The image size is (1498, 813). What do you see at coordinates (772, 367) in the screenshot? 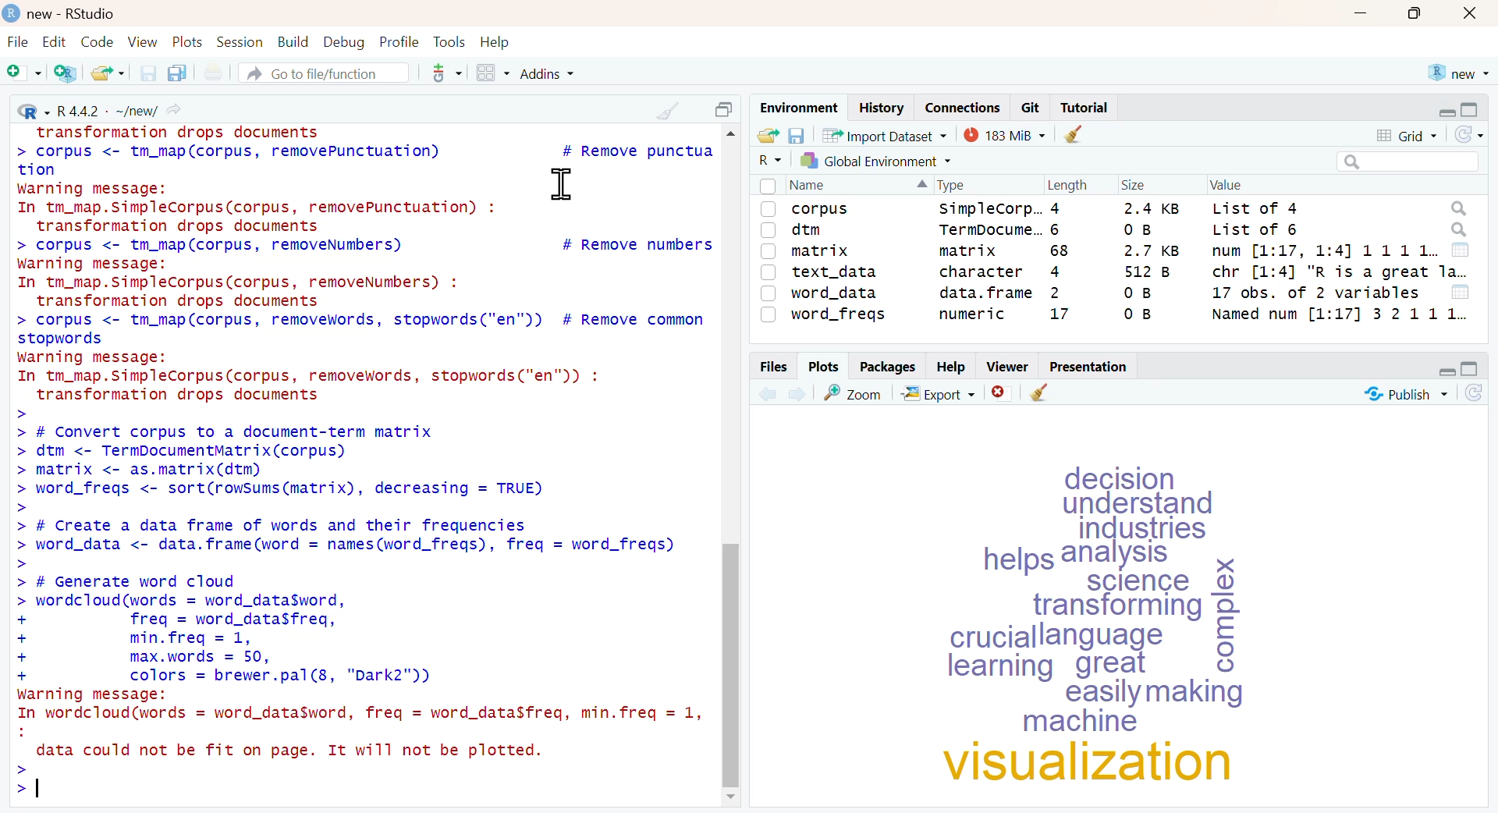
I see `Files` at bounding box center [772, 367].